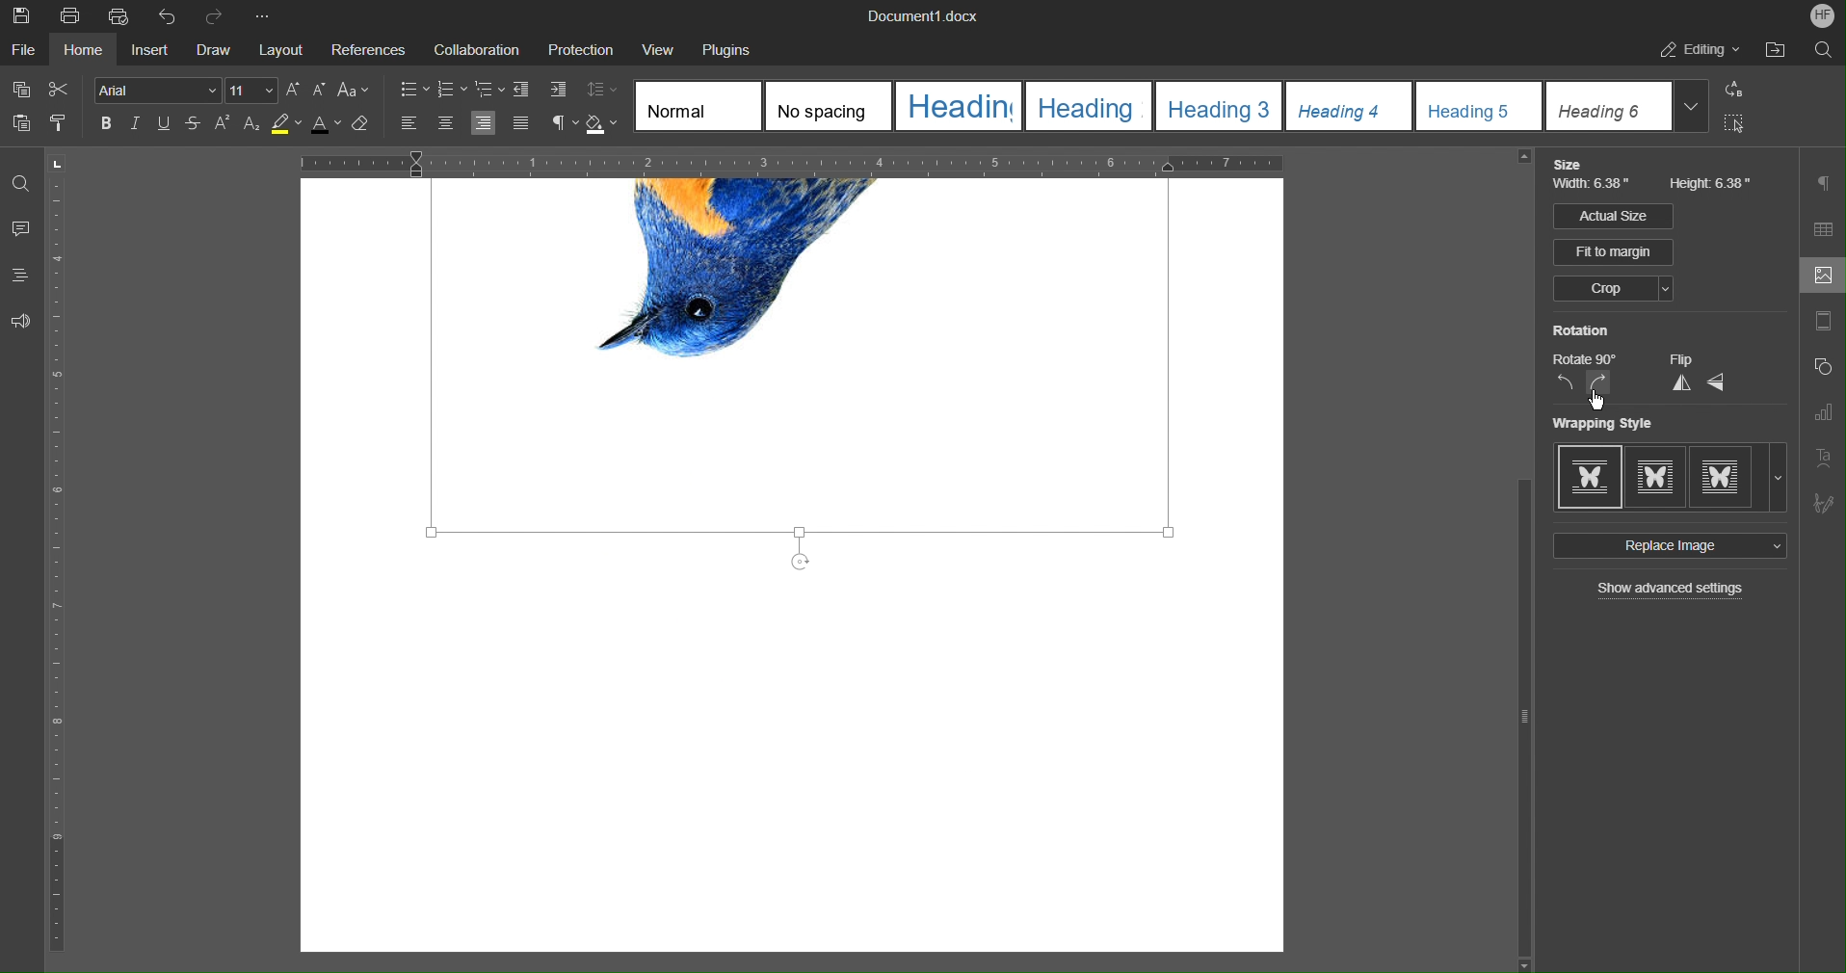  Describe the element at coordinates (565, 123) in the screenshot. I see `Nonprinting characters` at that location.